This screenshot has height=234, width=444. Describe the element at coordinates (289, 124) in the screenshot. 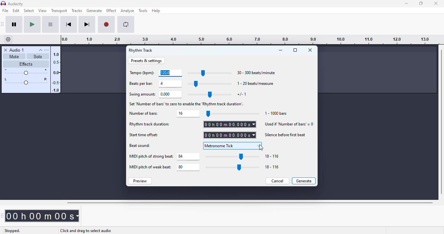

I see `used if 'number of bars'=0` at that location.